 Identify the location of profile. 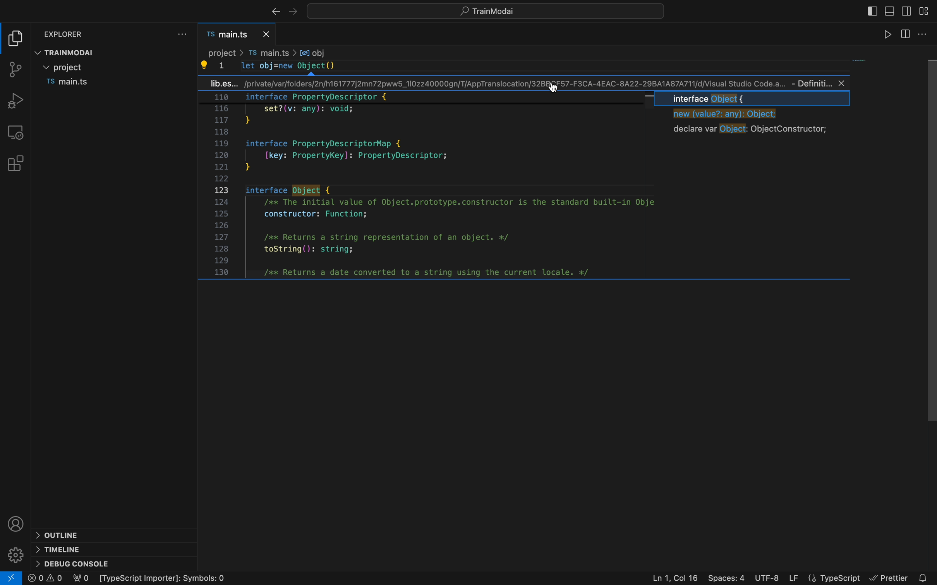
(16, 523).